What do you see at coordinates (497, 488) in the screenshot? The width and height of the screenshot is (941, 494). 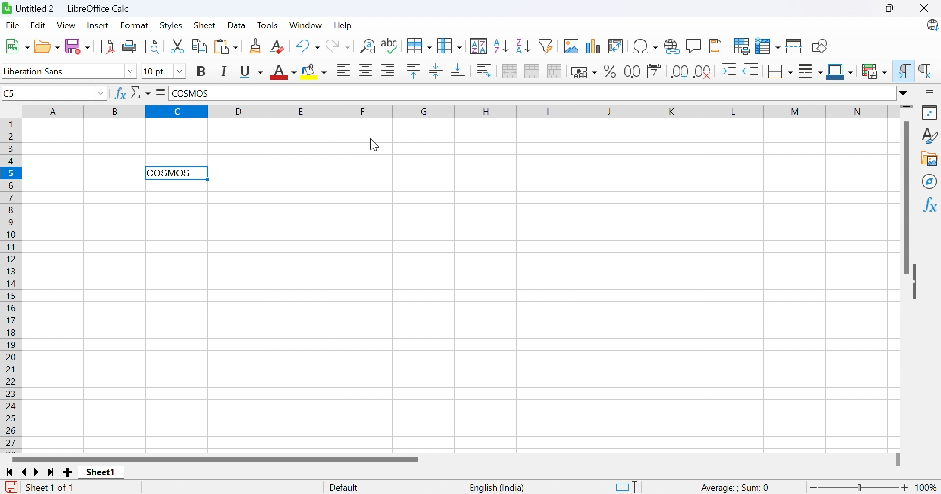 I see `English (India)` at bounding box center [497, 488].